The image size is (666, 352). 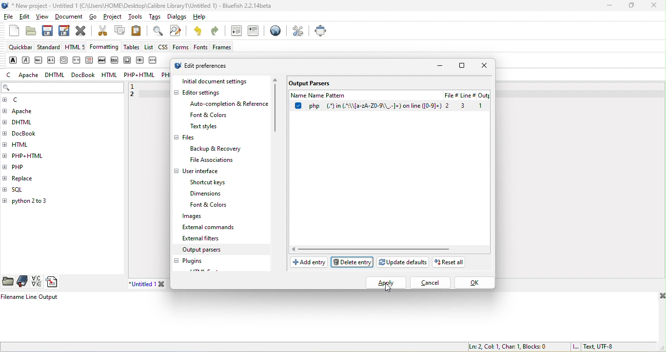 I want to click on name pattern, so click(x=363, y=94).